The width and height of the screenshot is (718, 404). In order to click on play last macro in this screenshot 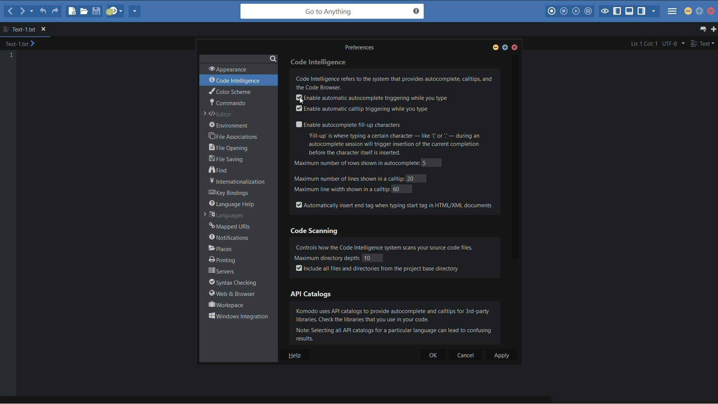, I will do `click(576, 11)`.